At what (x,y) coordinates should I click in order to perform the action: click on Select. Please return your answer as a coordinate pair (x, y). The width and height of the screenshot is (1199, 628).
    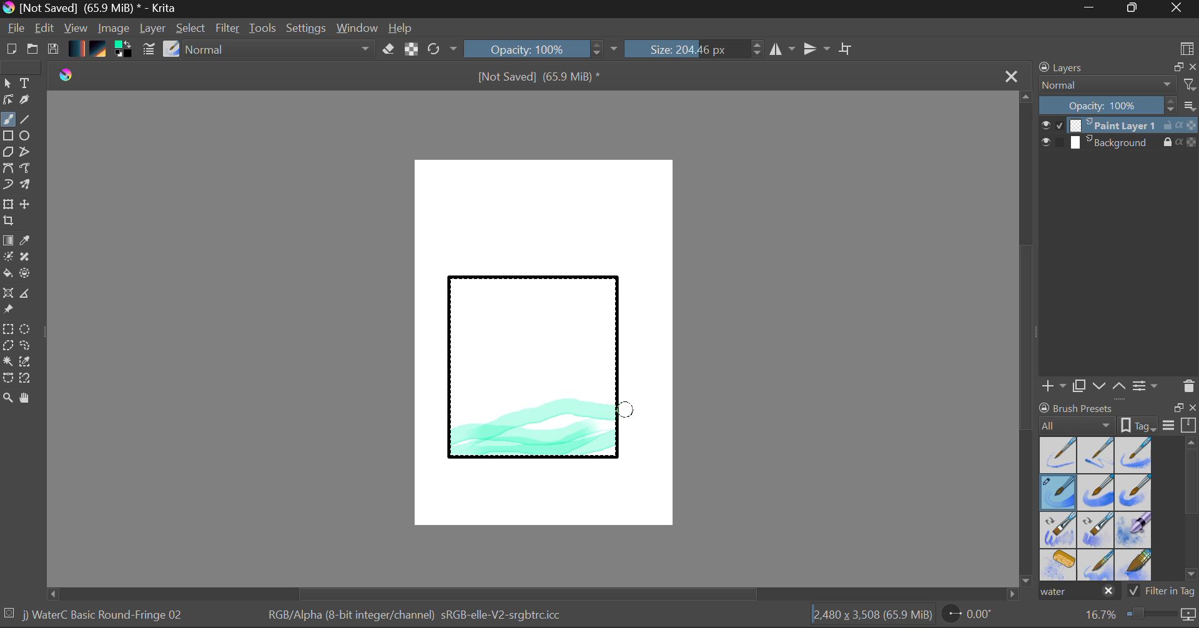
    Looking at the image, I should click on (192, 29).